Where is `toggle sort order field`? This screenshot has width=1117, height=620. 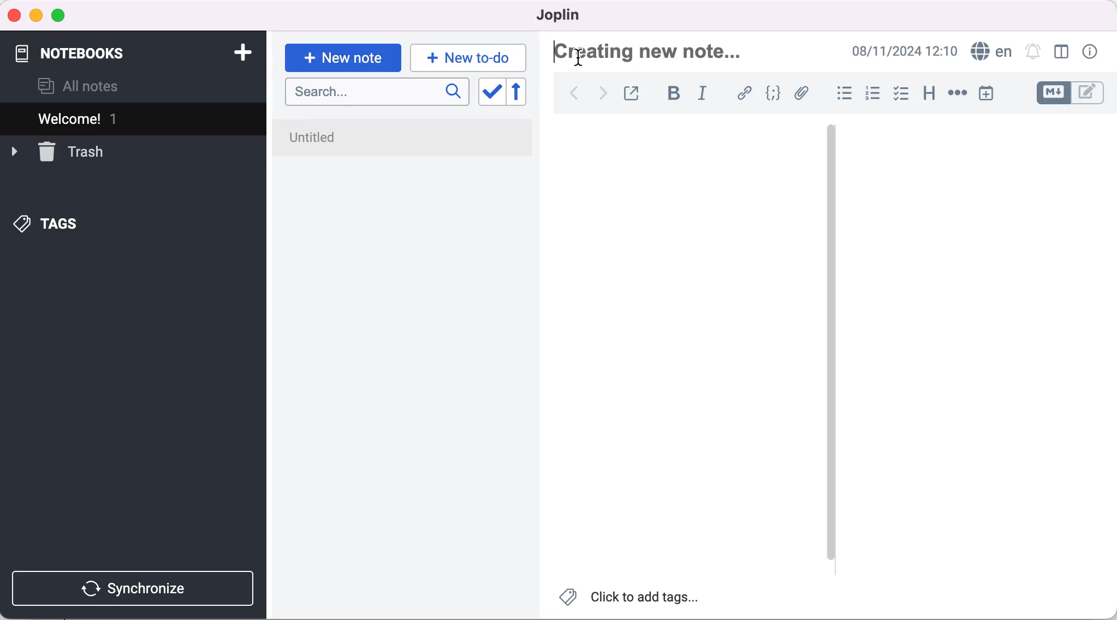 toggle sort order field is located at coordinates (491, 94).